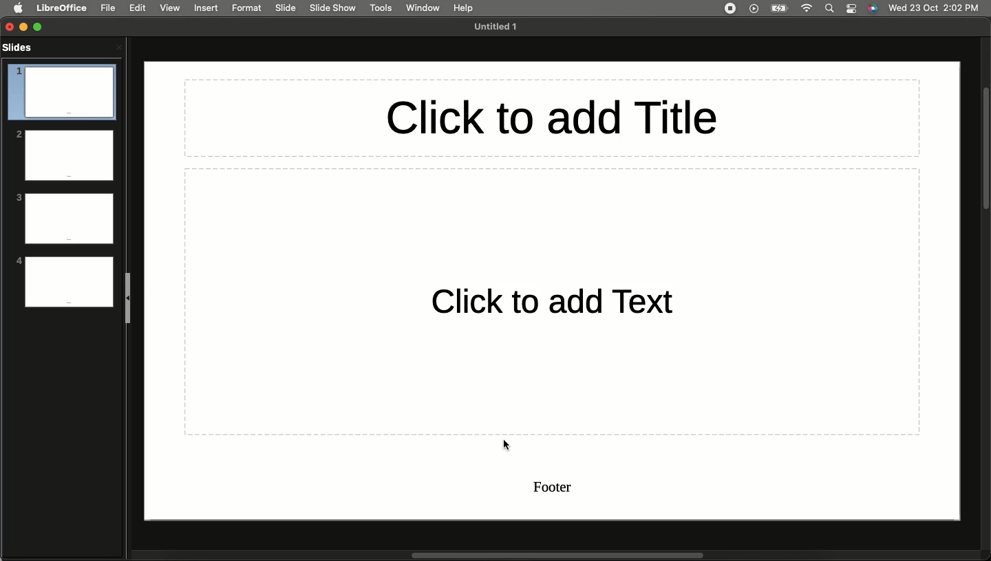 Image resolution: width=991 pixels, height=561 pixels. I want to click on 2, so click(64, 146).